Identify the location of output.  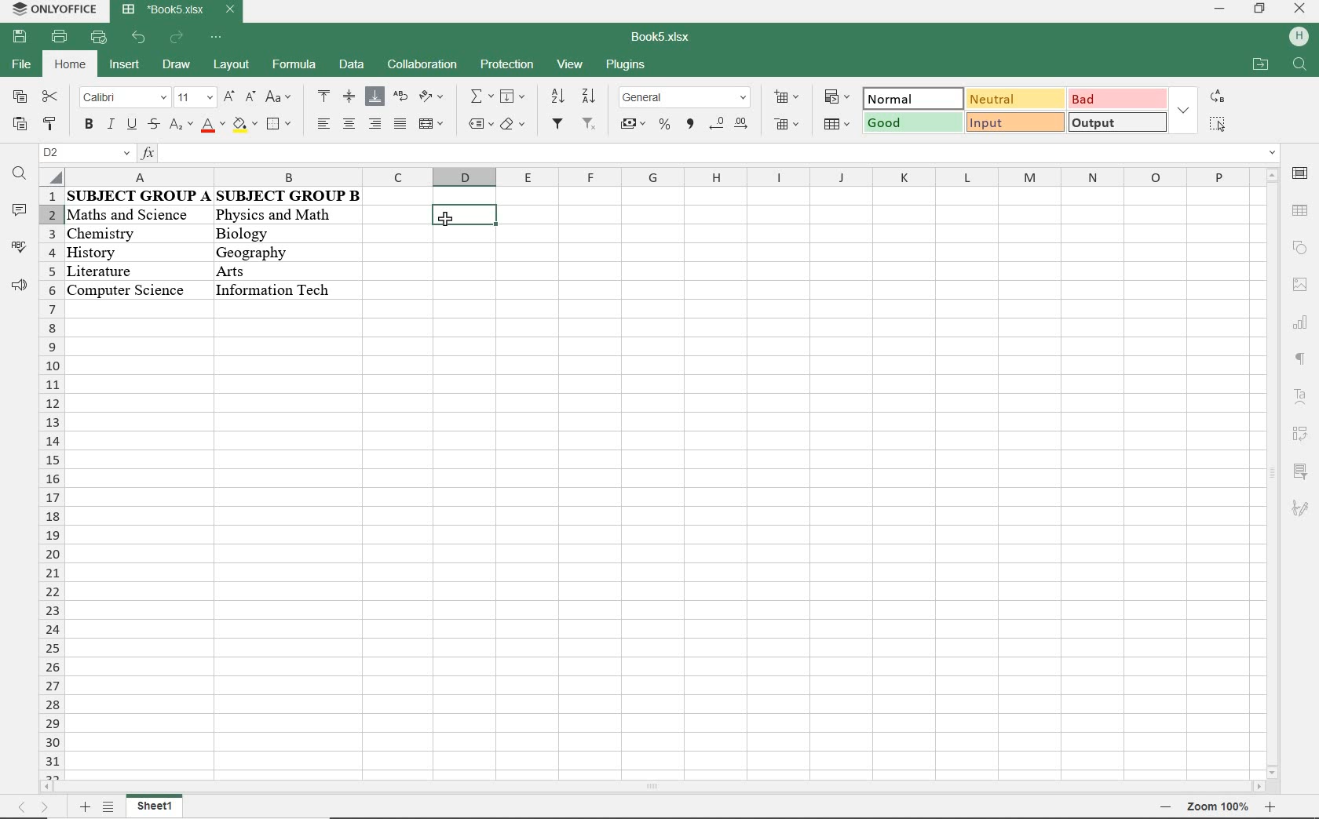
(1118, 122).